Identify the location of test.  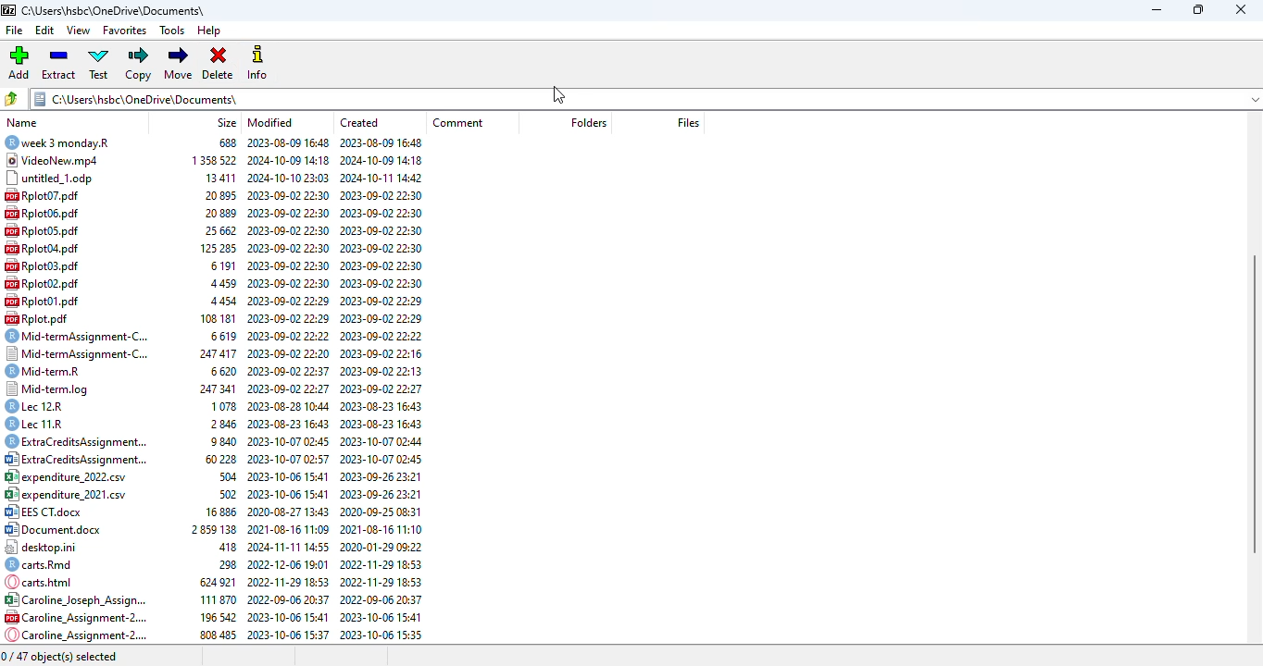
(98, 63).